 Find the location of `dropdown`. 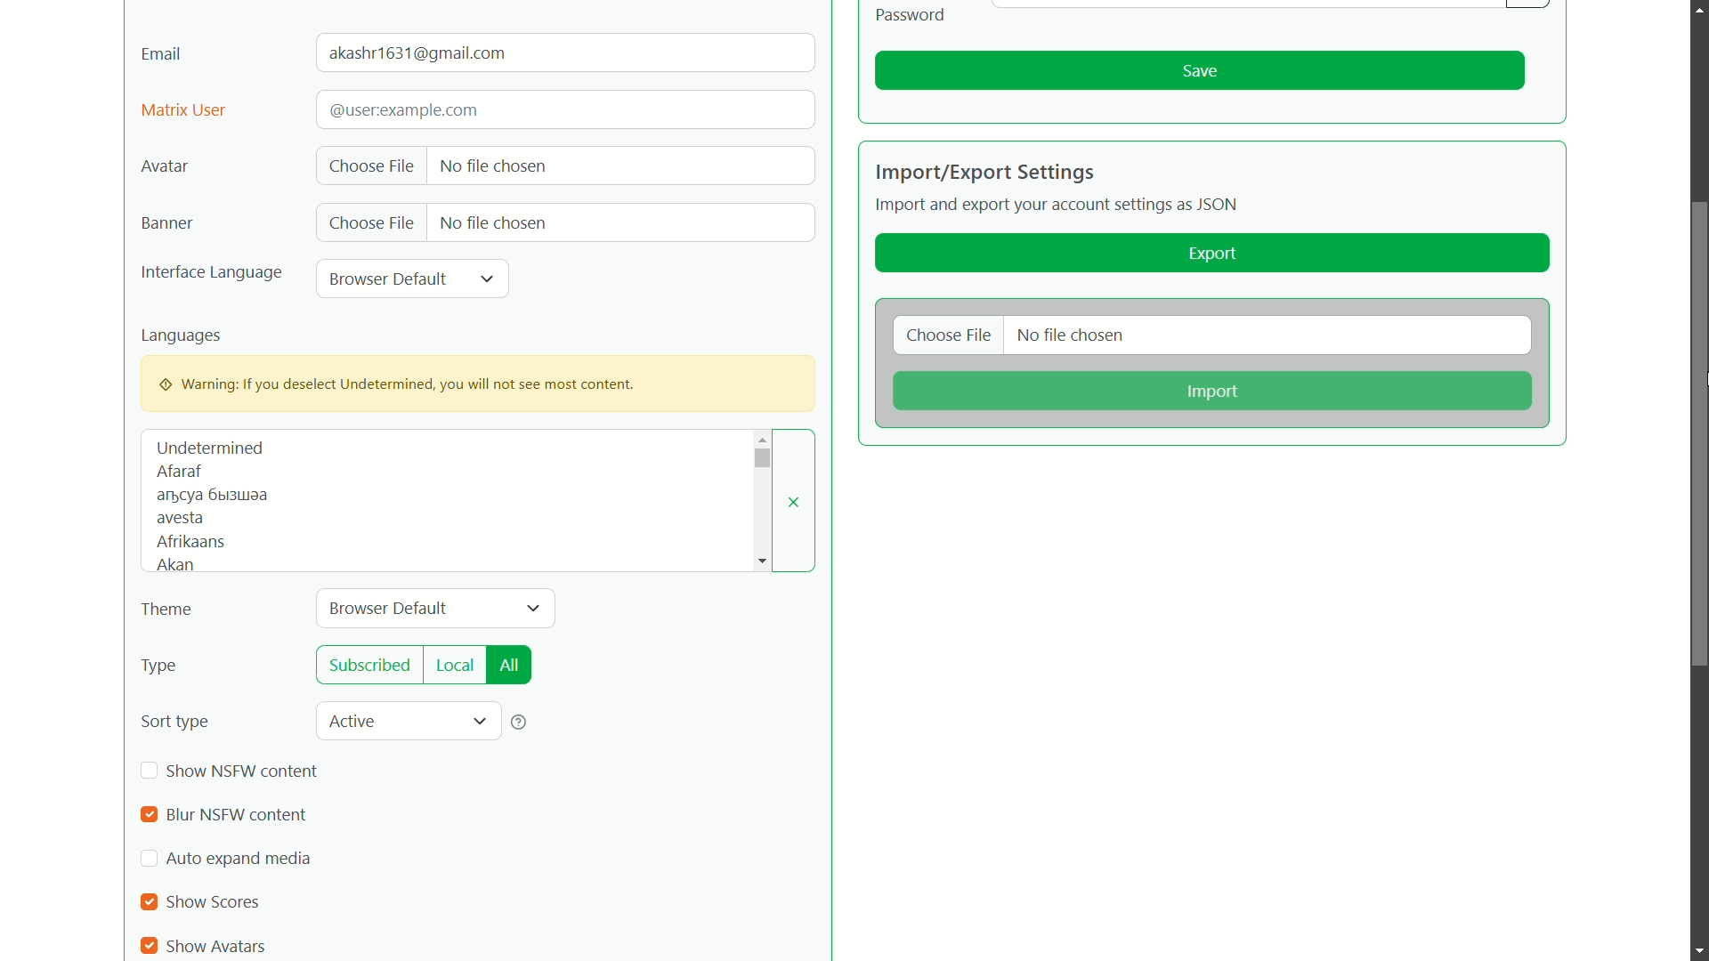

dropdown is located at coordinates (761, 458).